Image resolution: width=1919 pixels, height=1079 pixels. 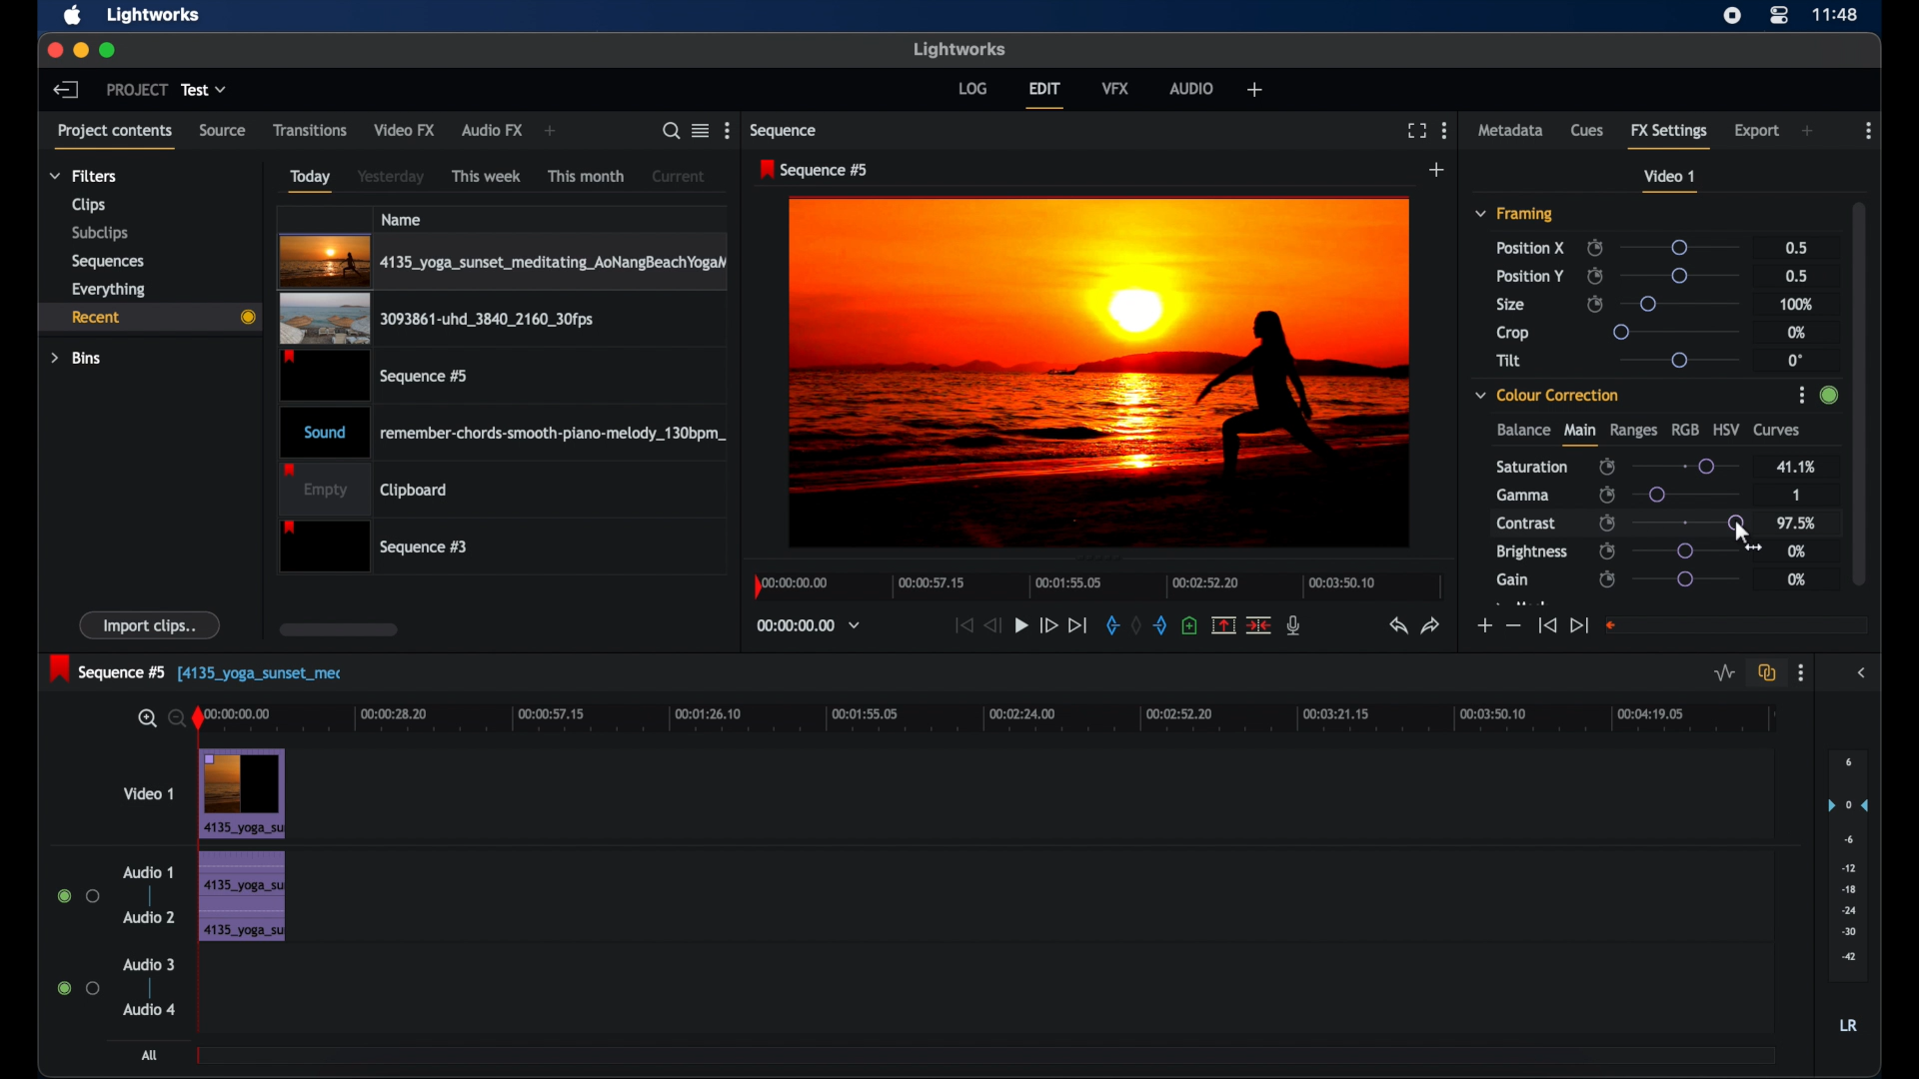 What do you see at coordinates (1513, 333) in the screenshot?
I see `crop` at bounding box center [1513, 333].